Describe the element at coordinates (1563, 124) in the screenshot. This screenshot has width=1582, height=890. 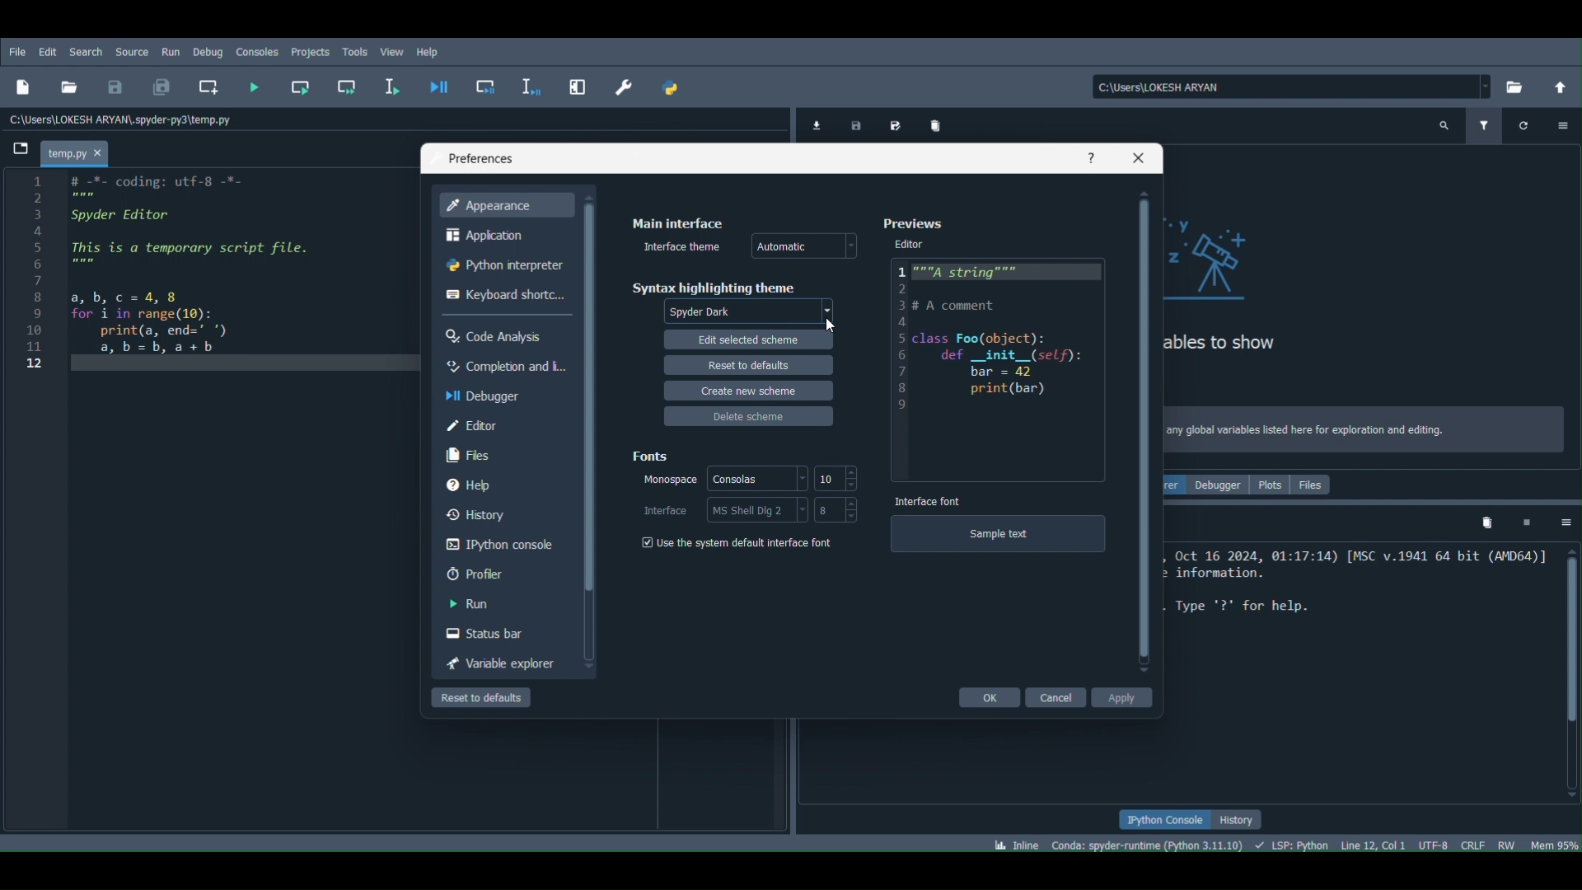
I see `Options` at that location.